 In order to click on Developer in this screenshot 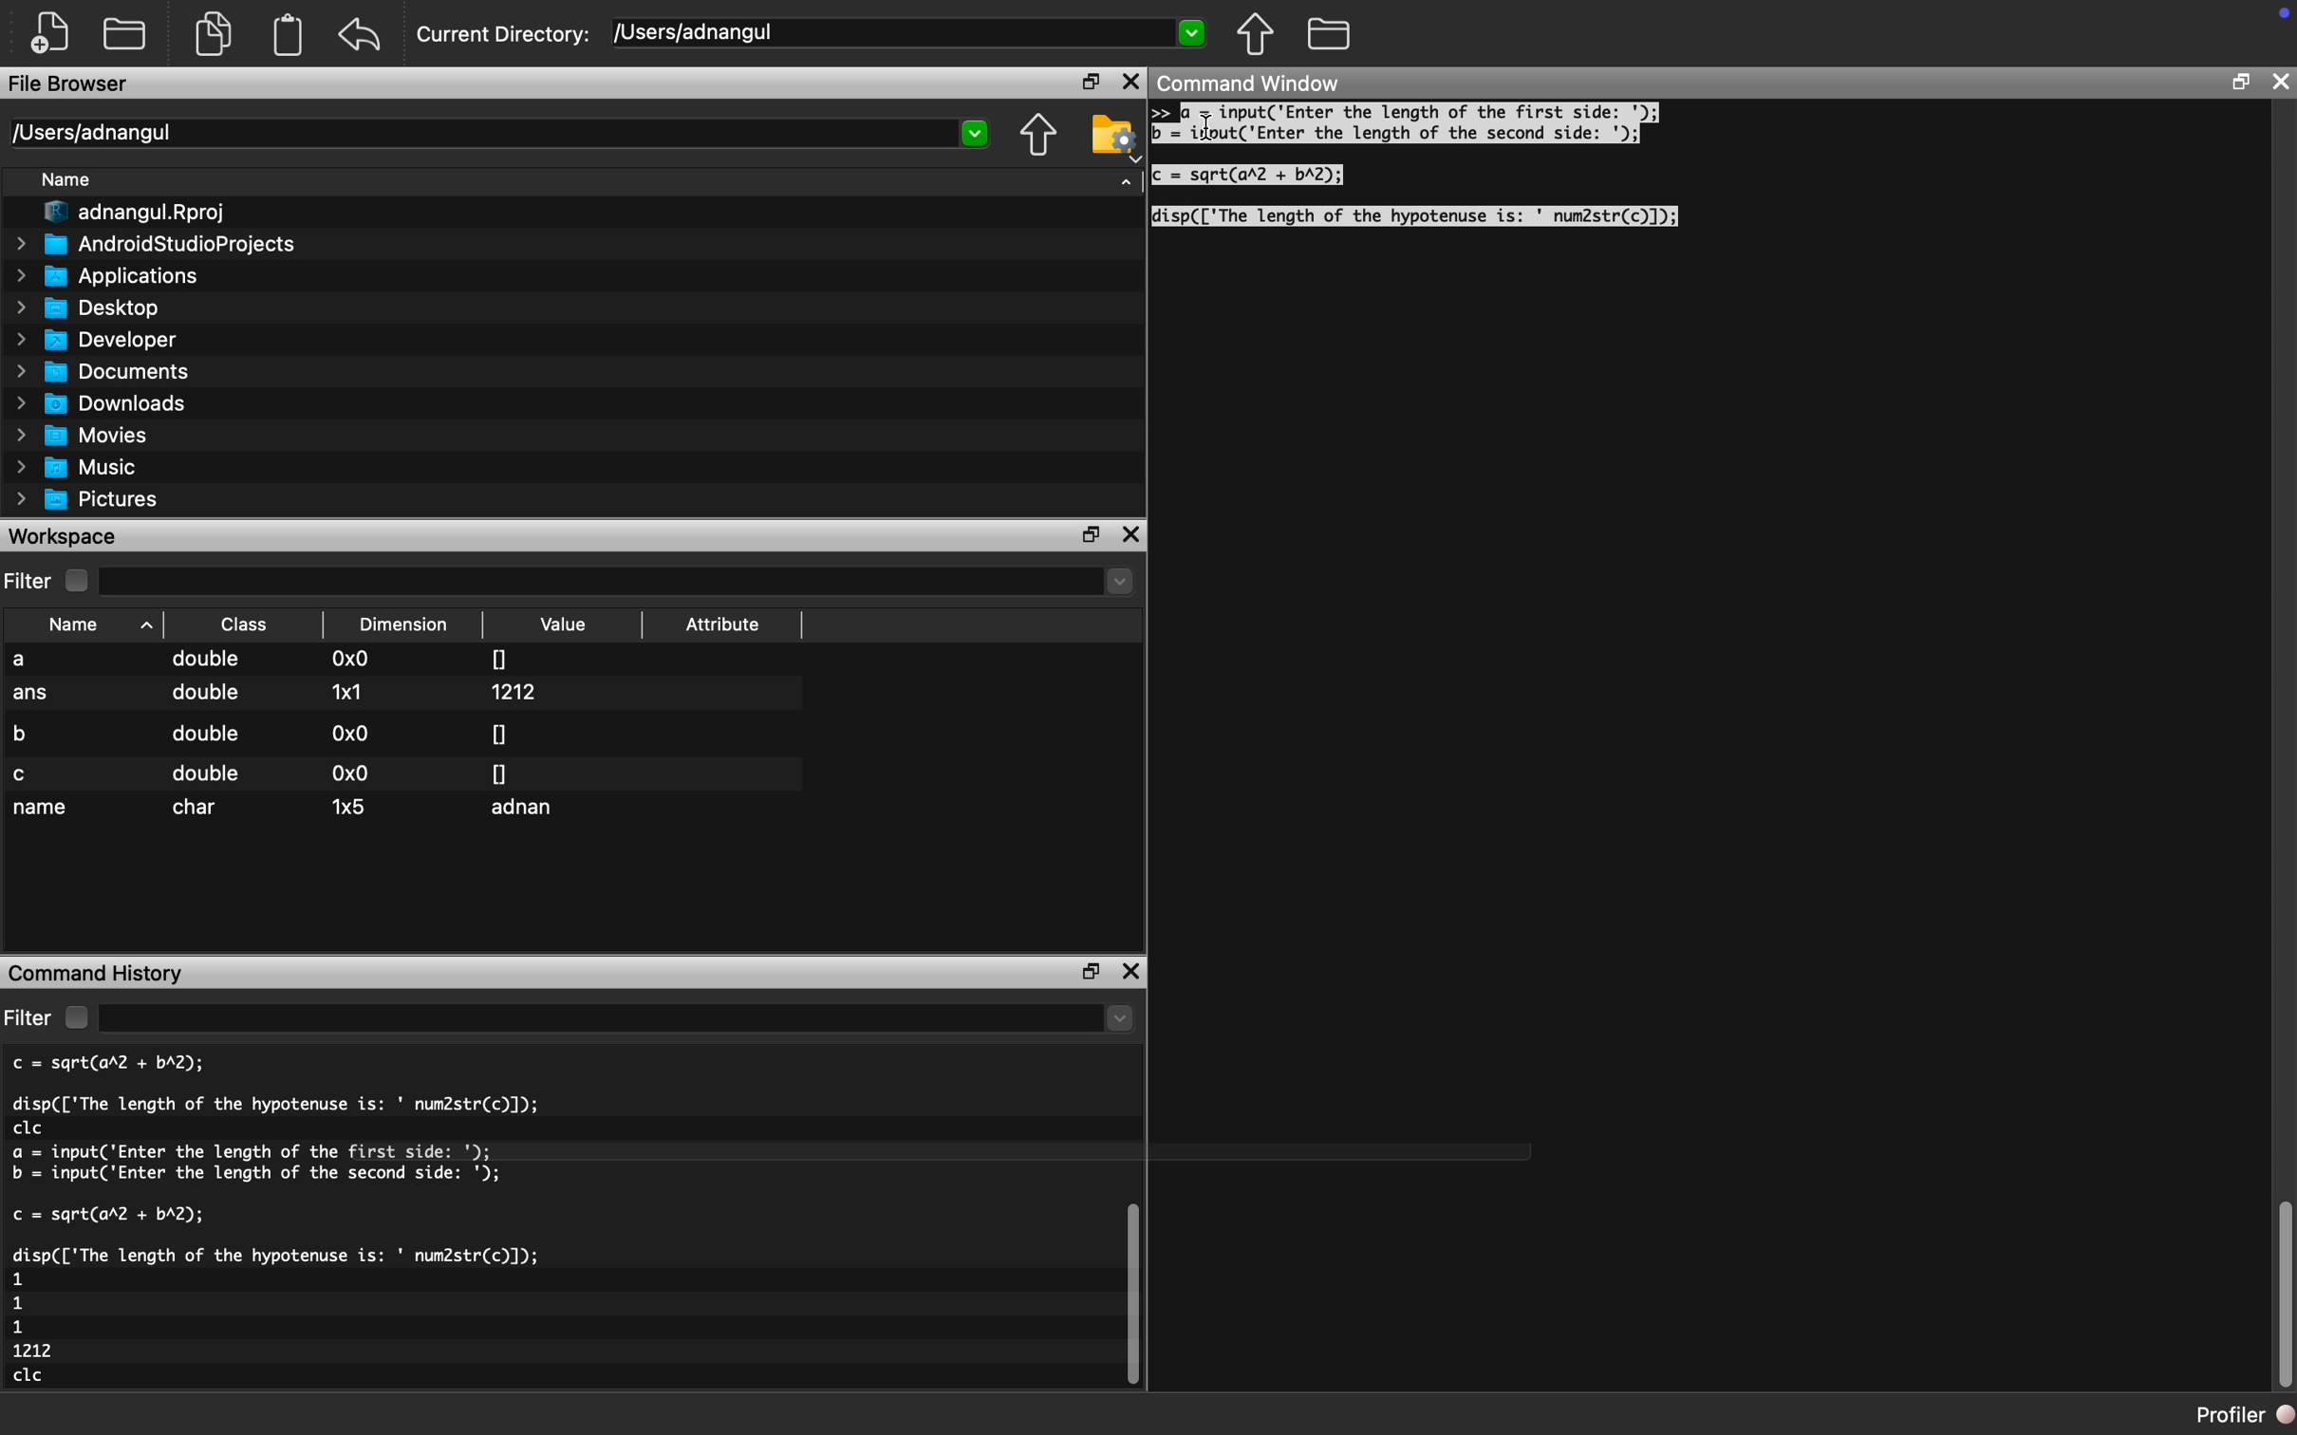, I will do `click(104, 339)`.